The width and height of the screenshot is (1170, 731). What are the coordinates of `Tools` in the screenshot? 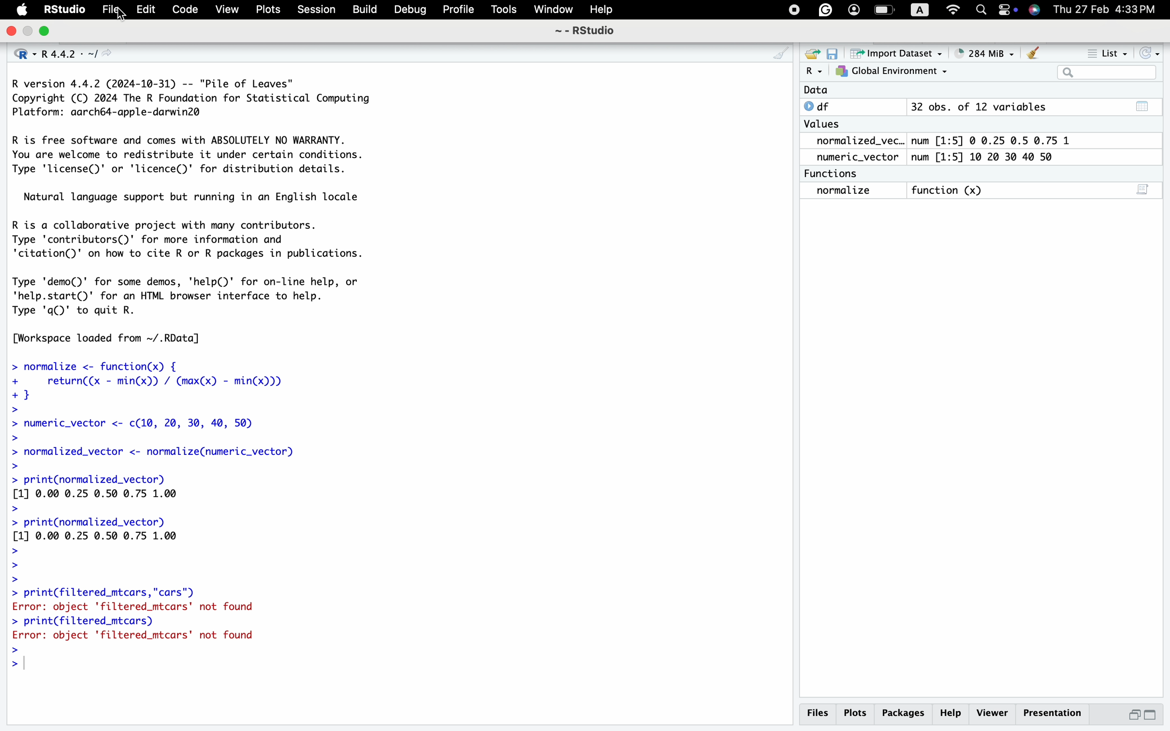 It's located at (506, 9).